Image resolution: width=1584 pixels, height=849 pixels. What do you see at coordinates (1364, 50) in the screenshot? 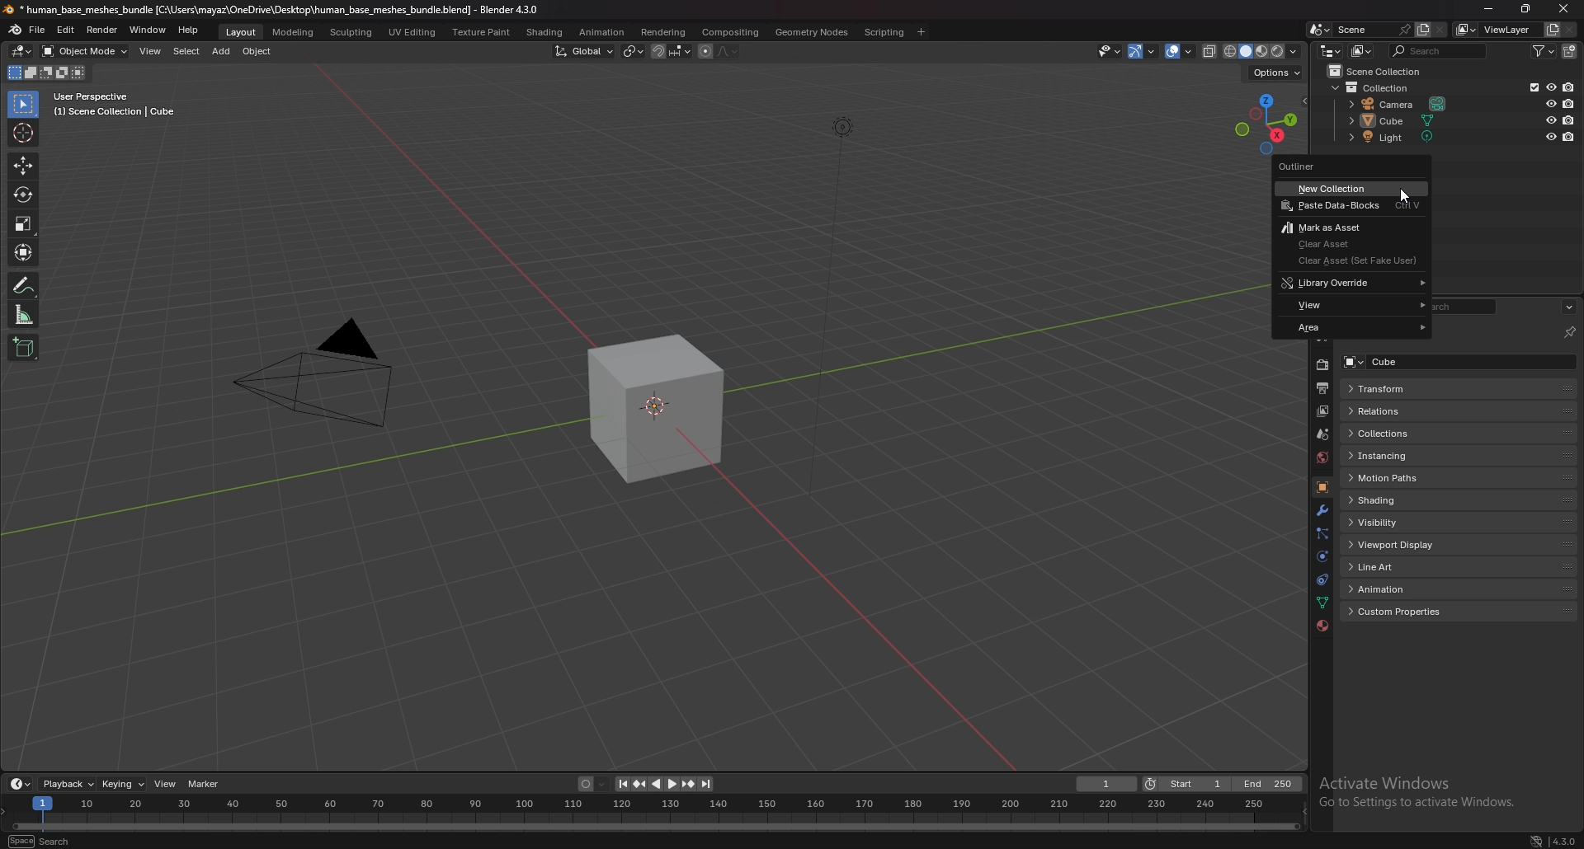
I see `display mode` at bounding box center [1364, 50].